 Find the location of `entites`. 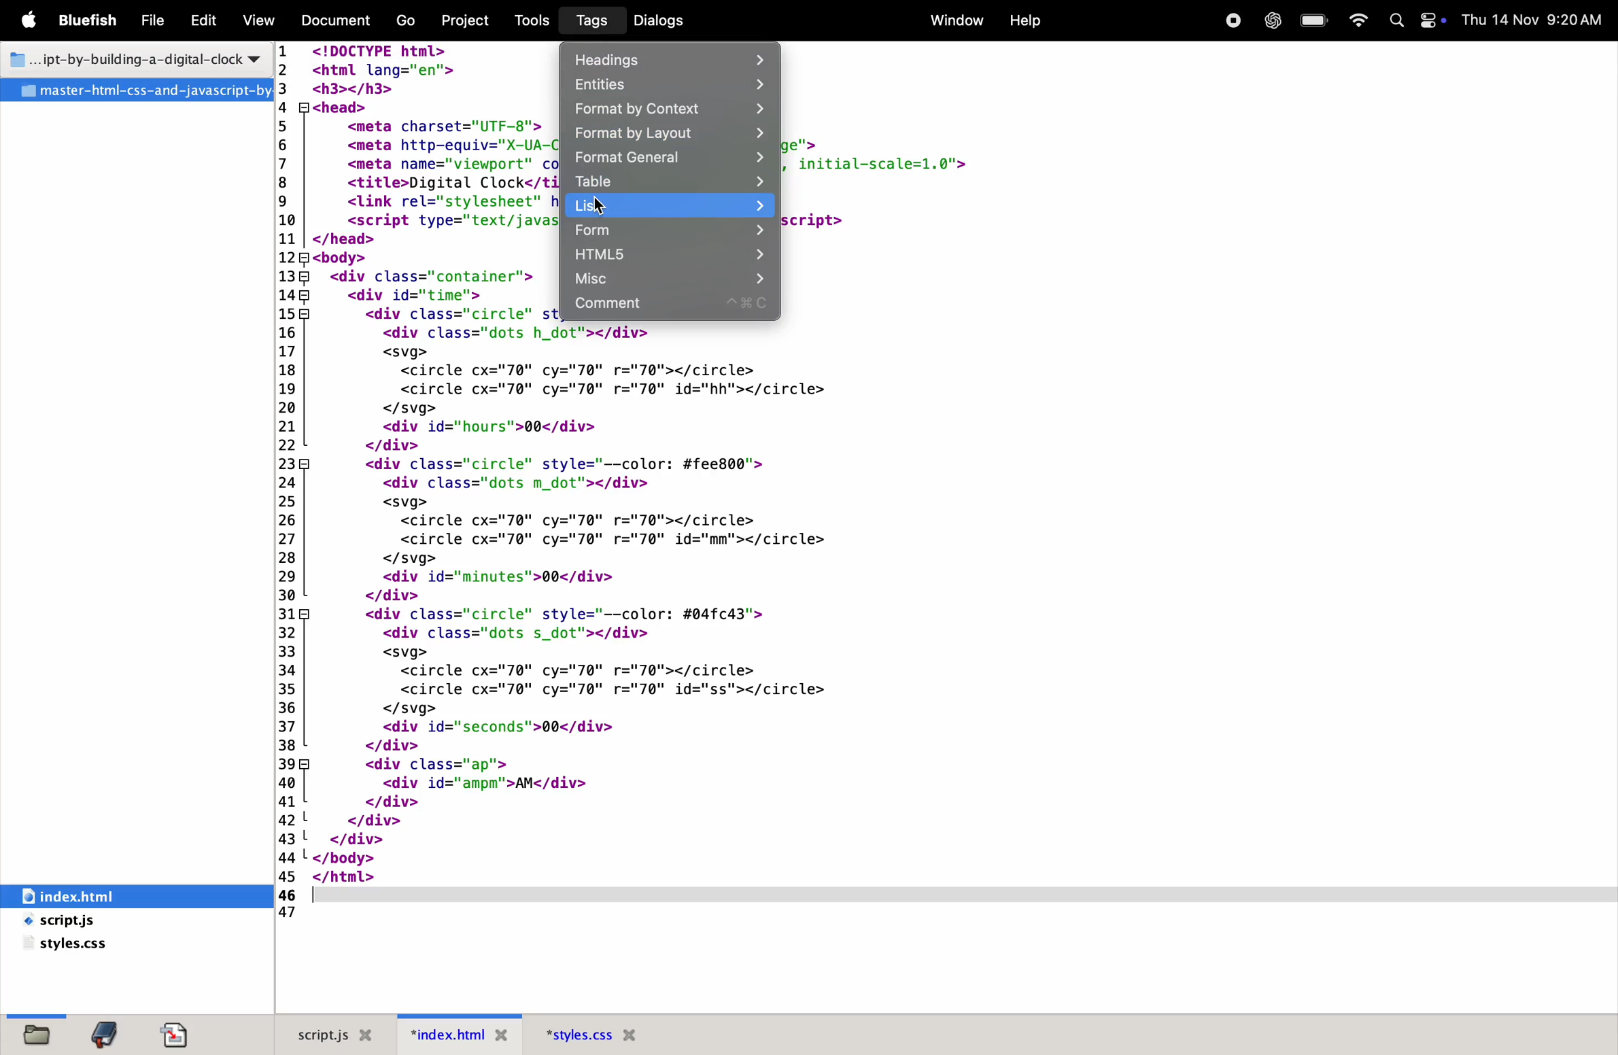

entites is located at coordinates (667, 86).